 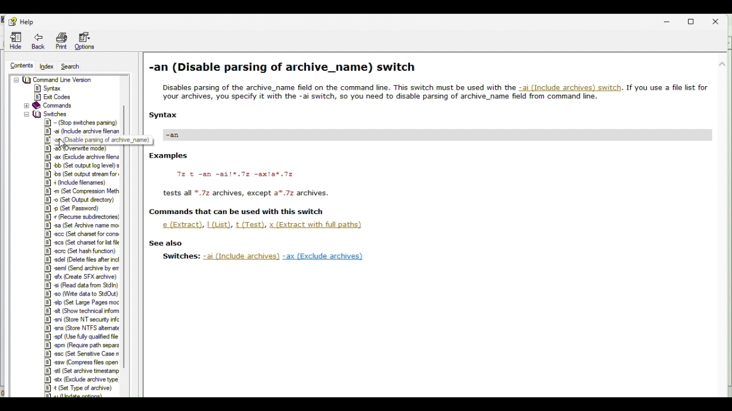 I want to click on Contents, so click(x=20, y=64).